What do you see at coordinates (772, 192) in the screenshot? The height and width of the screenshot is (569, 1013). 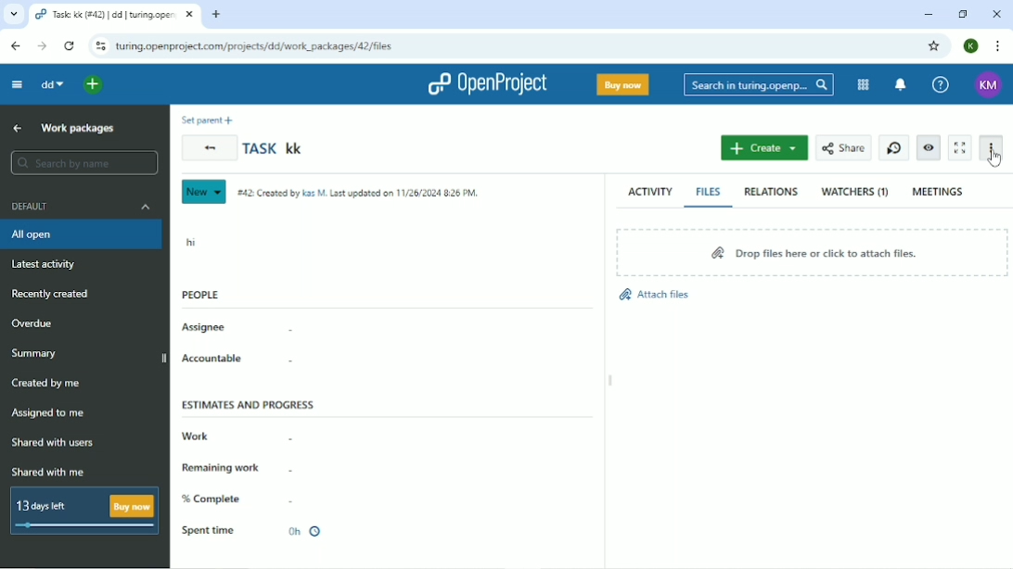 I see `Relations` at bounding box center [772, 192].